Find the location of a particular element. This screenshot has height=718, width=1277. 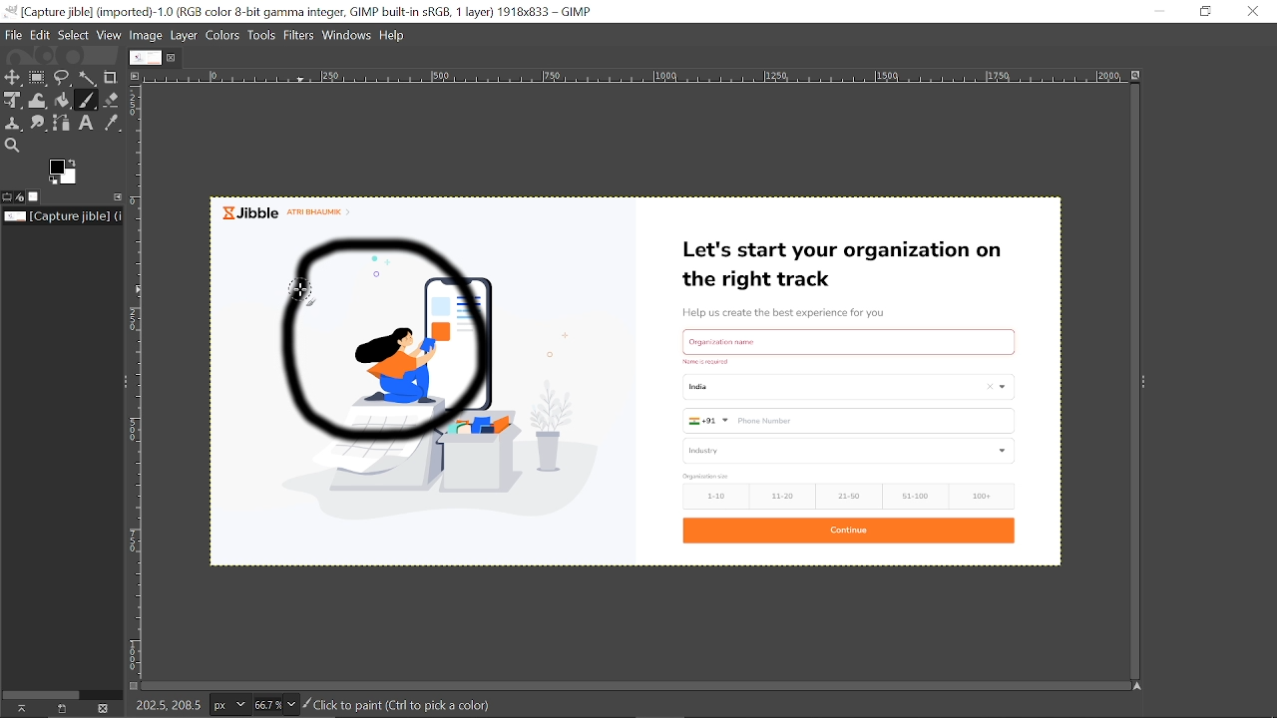

Access this image menu is located at coordinates (138, 75).